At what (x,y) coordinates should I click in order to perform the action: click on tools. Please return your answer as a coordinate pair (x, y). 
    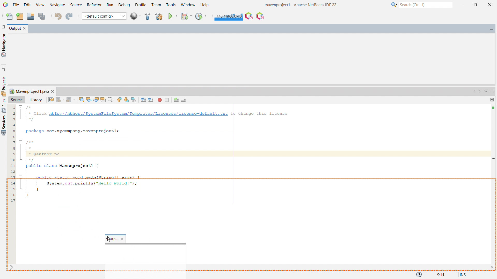
    Looking at the image, I should click on (171, 5).